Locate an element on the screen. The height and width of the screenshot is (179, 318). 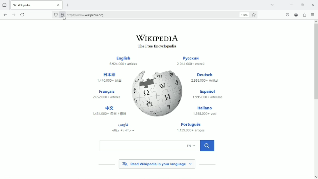
Deutsch2968.000+ Artikel is located at coordinates (205, 78).